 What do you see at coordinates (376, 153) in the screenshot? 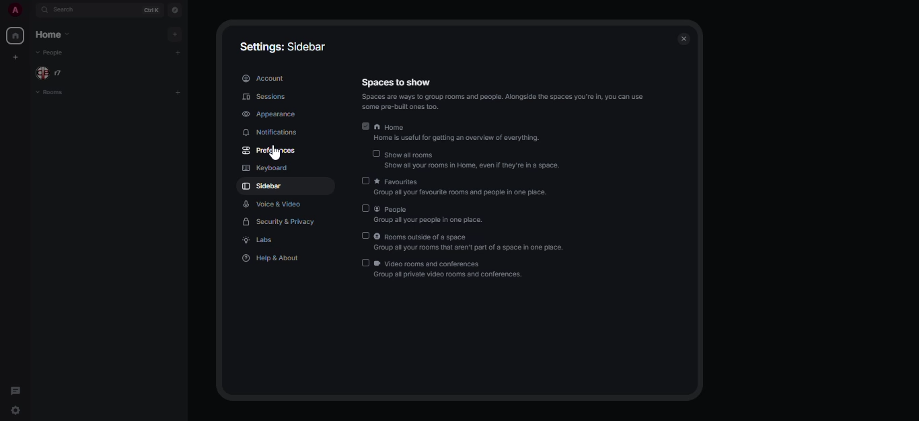
I see `disabled` at bounding box center [376, 153].